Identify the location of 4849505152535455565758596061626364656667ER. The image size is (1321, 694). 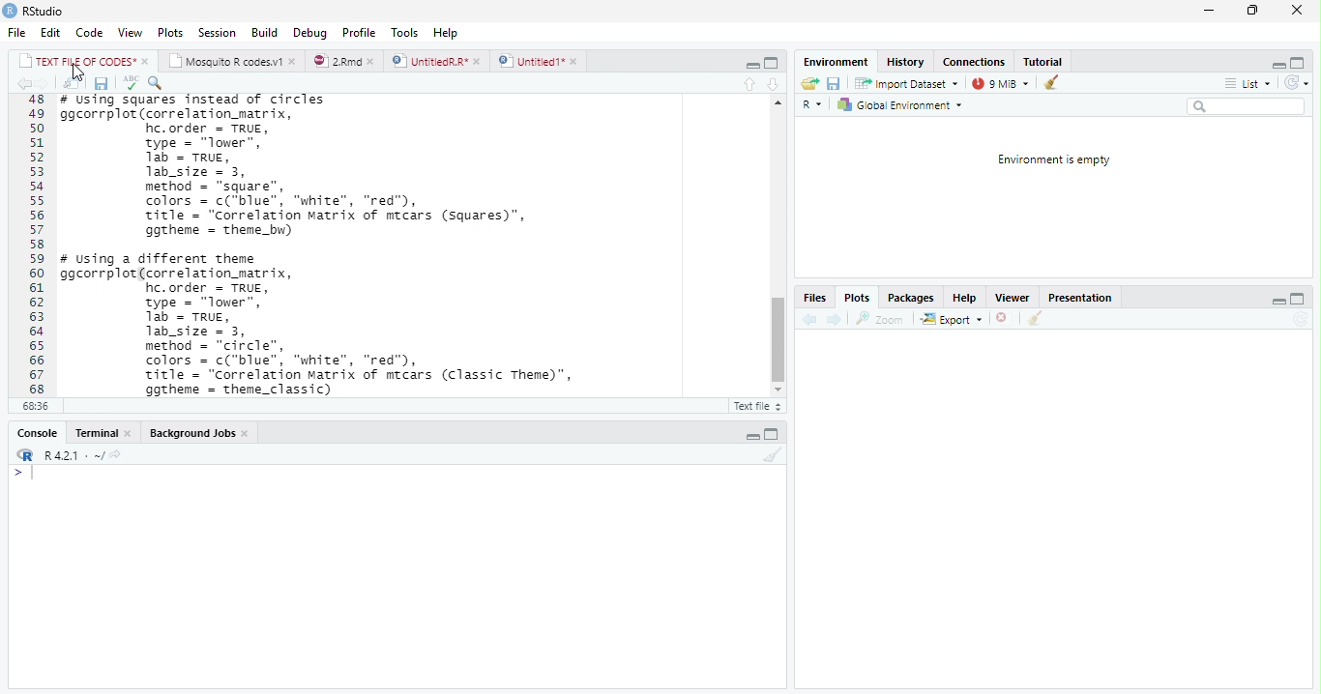
(34, 245).